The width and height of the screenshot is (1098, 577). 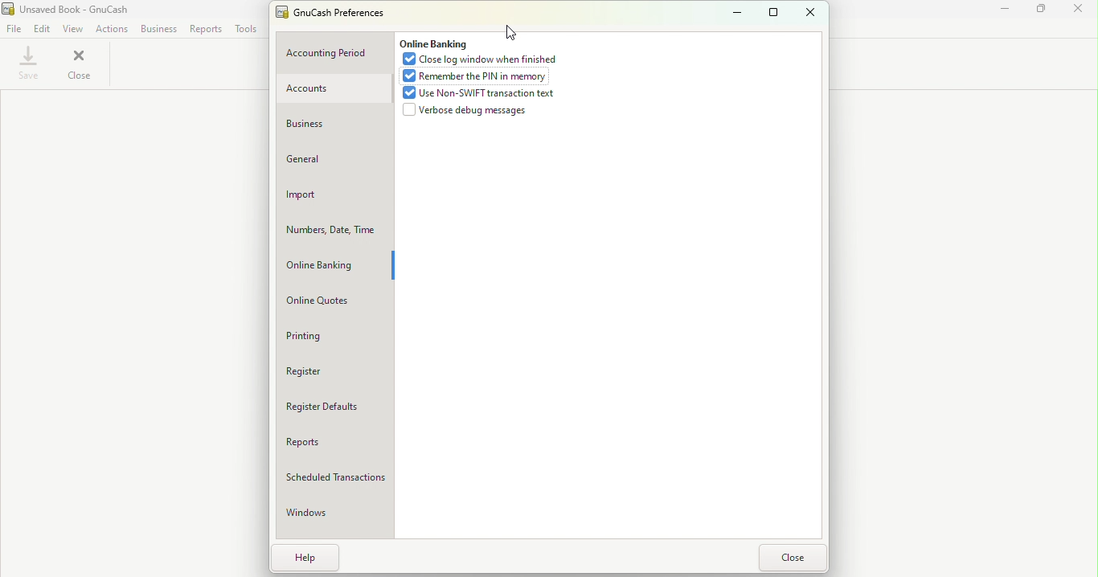 What do you see at coordinates (323, 124) in the screenshot?
I see `Business` at bounding box center [323, 124].